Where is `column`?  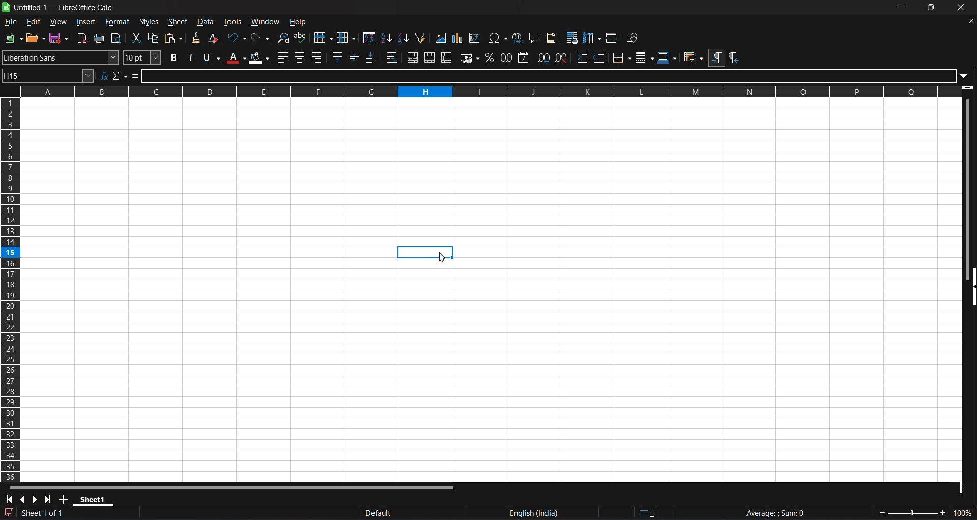 column is located at coordinates (347, 38).